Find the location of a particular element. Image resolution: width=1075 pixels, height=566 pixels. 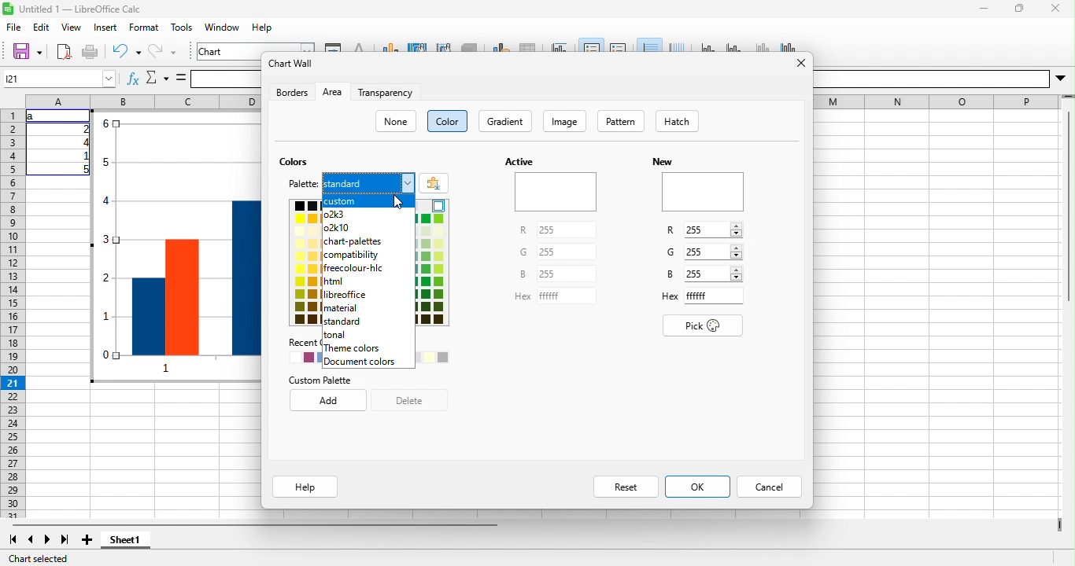

chart area is located at coordinates (418, 46).